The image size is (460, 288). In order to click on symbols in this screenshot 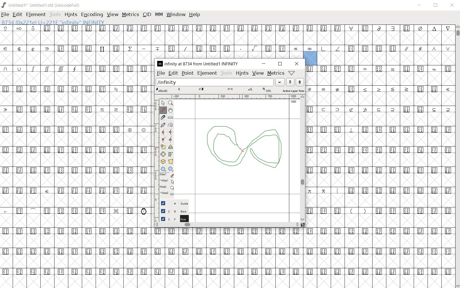, I will do `click(358, 211)`.